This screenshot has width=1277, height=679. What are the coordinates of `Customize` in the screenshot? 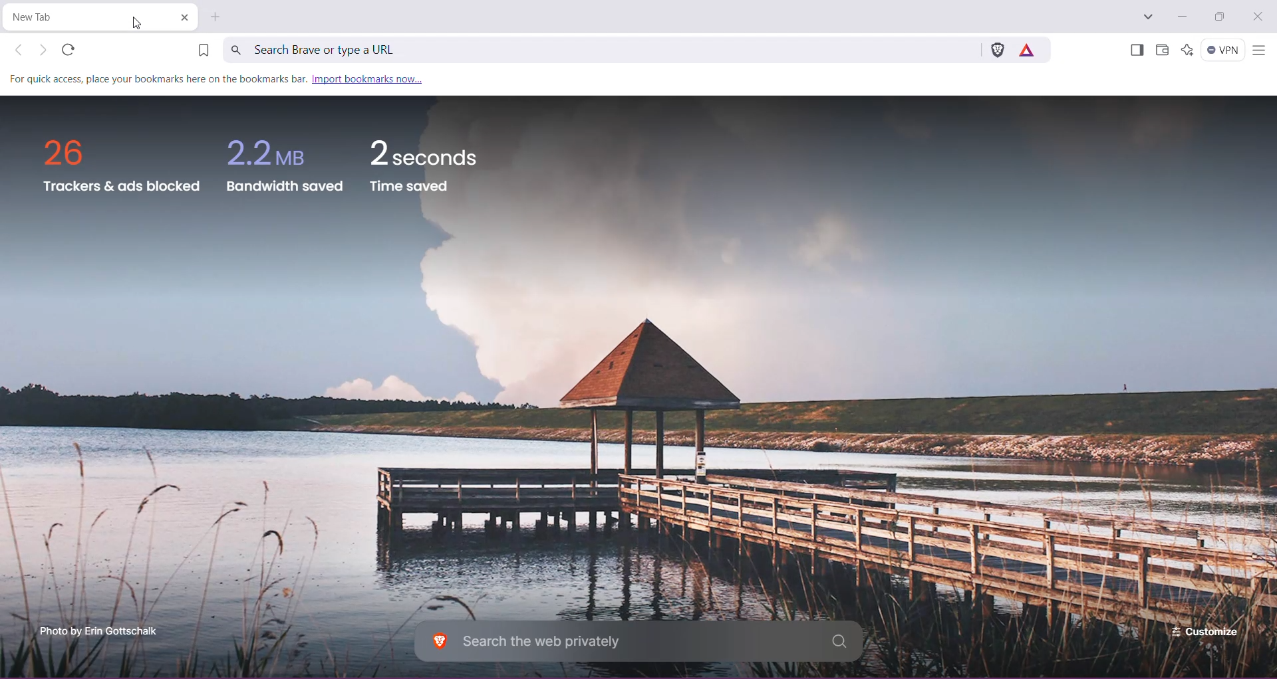 It's located at (1203, 630).